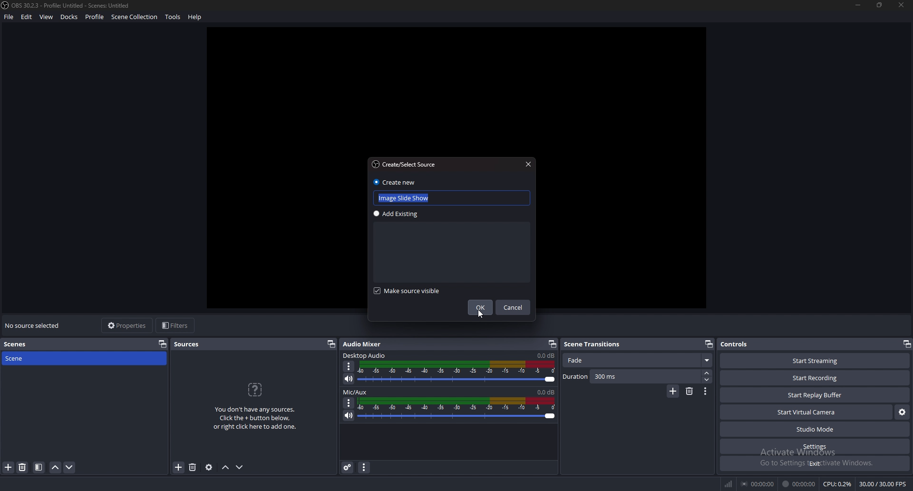 This screenshot has width=913, height=491. What do you see at coordinates (407, 198) in the screenshot?
I see `name input` at bounding box center [407, 198].